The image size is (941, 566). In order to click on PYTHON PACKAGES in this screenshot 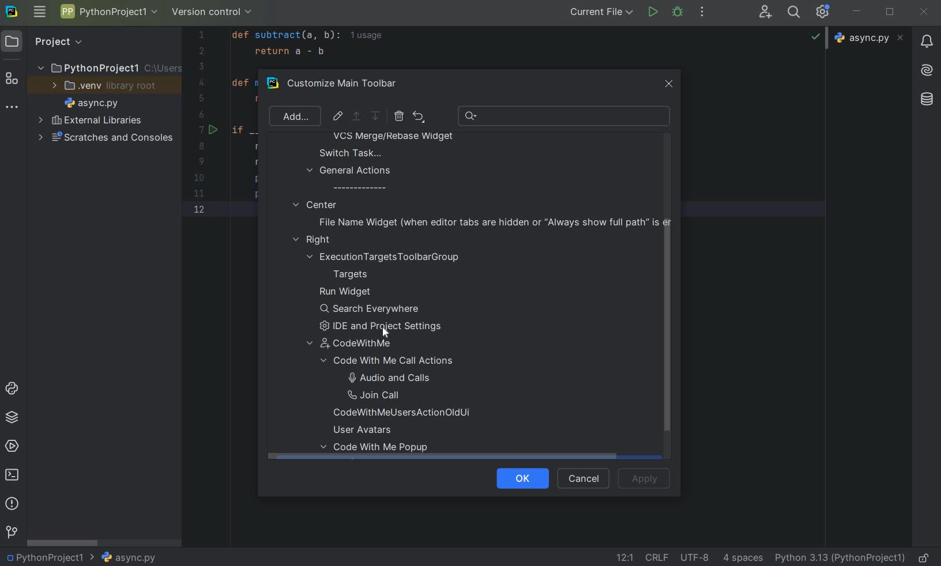, I will do `click(12, 419)`.